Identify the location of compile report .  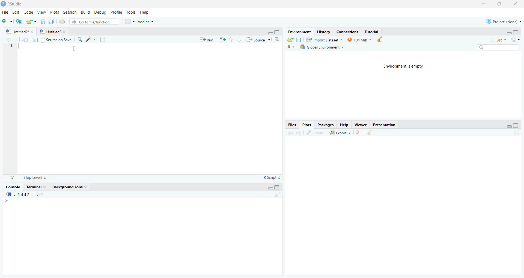
(104, 40).